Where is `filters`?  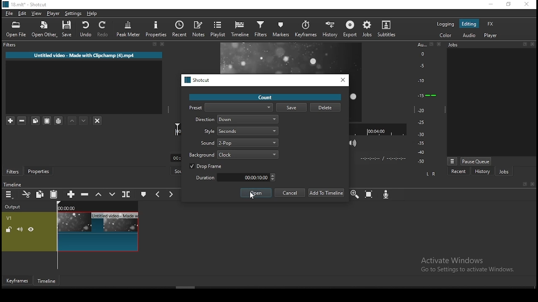
filters is located at coordinates (83, 47).